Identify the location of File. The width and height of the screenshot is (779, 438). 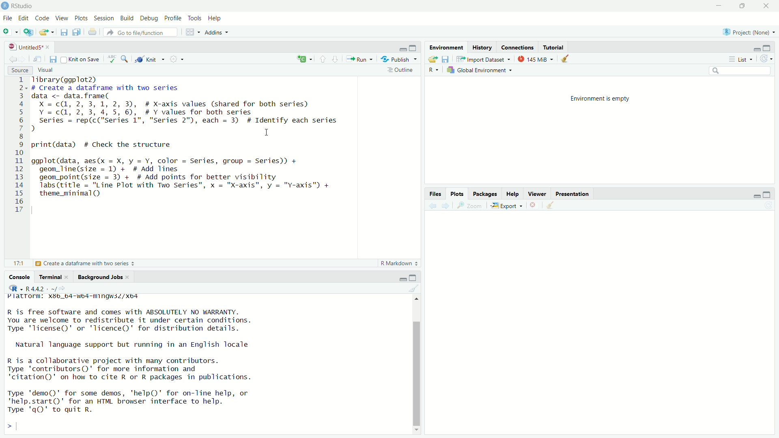
(7, 19).